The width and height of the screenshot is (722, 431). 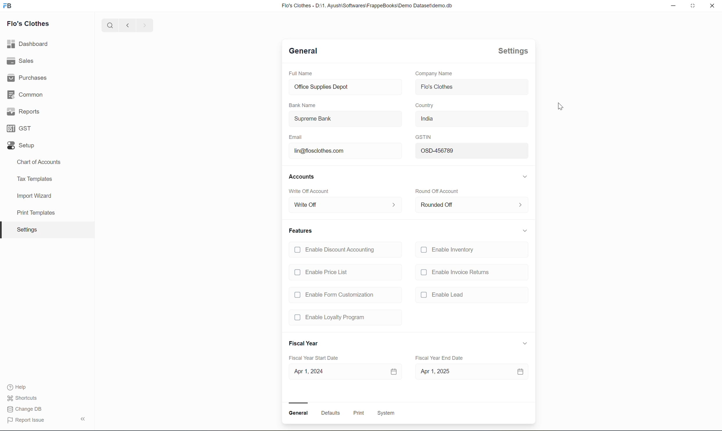 What do you see at coordinates (712, 5) in the screenshot?
I see `close` at bounding box center [712, 5].